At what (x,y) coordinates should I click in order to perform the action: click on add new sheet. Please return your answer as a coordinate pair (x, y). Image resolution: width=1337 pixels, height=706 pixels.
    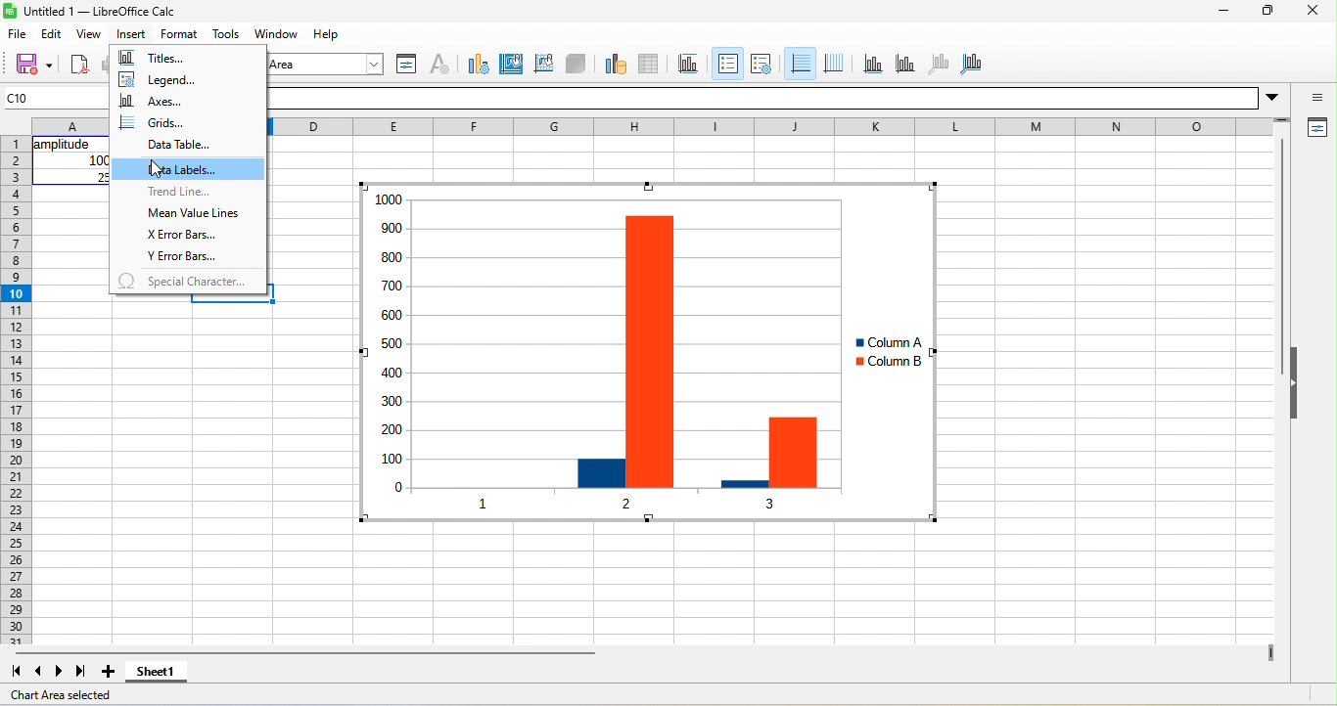
    Looking at the image, I should click on (109, 672).